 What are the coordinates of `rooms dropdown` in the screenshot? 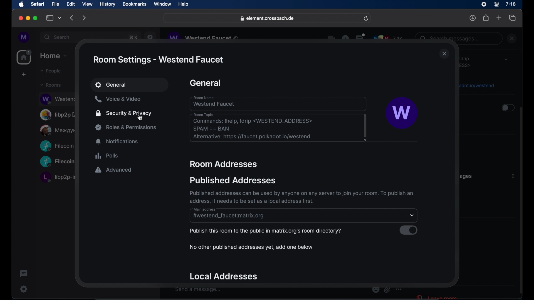 It's located at (51, 85).